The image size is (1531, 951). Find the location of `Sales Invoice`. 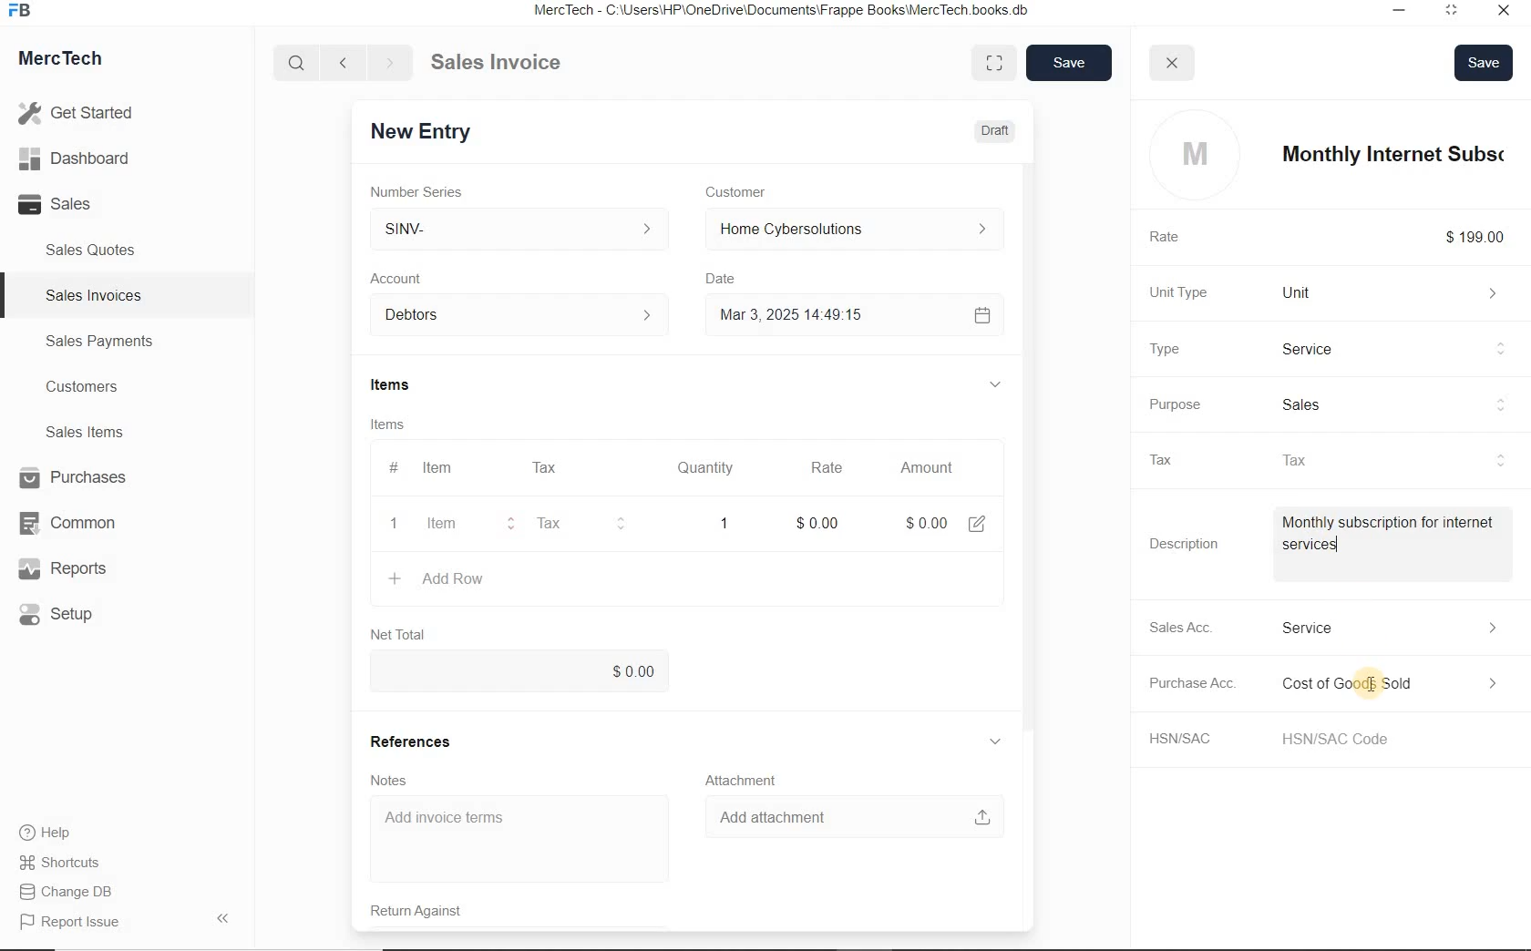

Sales Invoice is located at coordinates (498, 64).